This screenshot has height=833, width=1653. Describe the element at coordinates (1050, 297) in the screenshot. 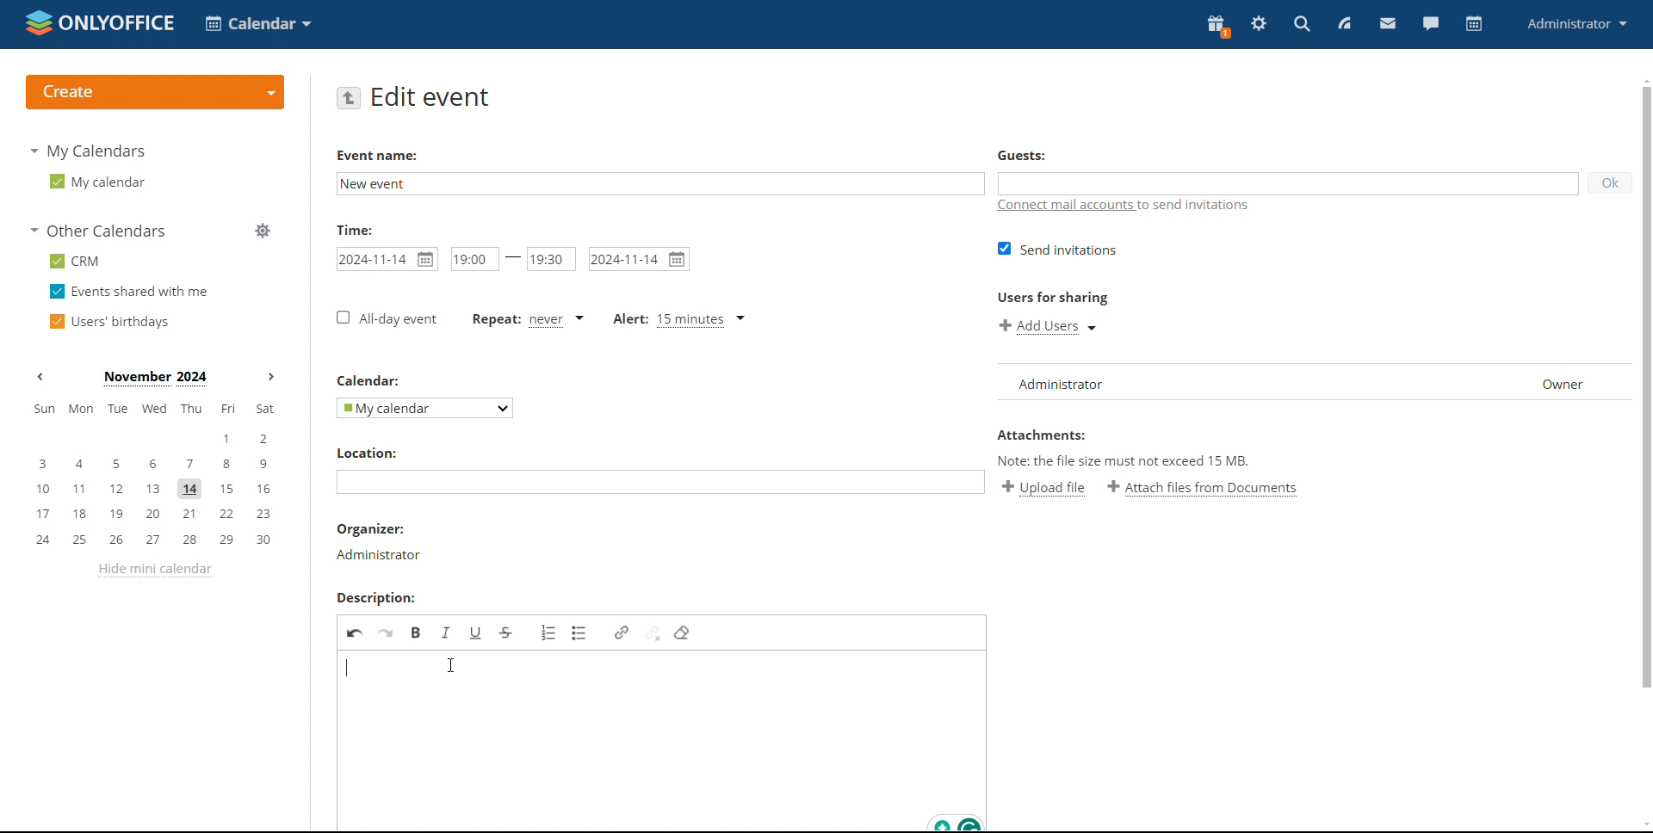

I see `users for sharing` at that location.